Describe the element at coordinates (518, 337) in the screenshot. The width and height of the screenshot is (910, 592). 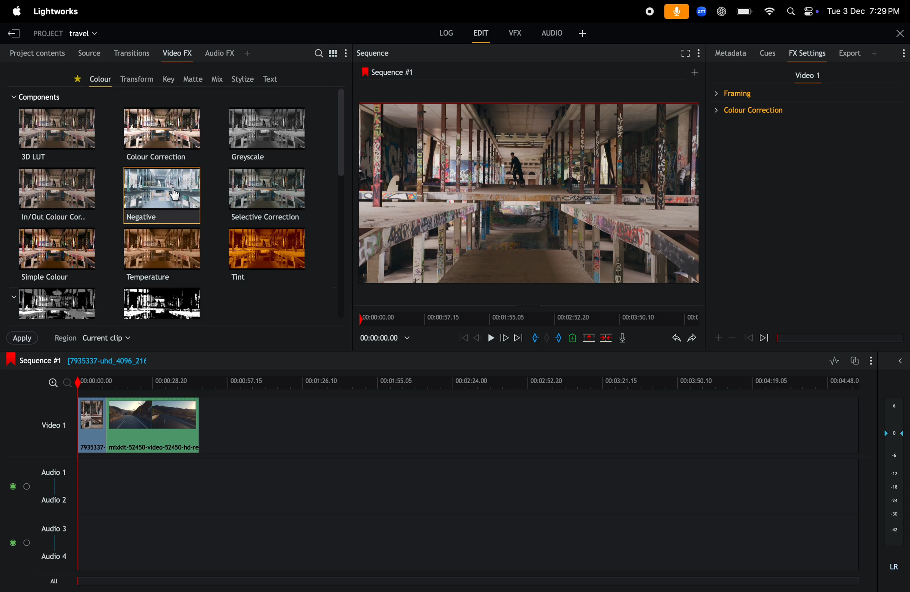
I see `next frame` at that location.